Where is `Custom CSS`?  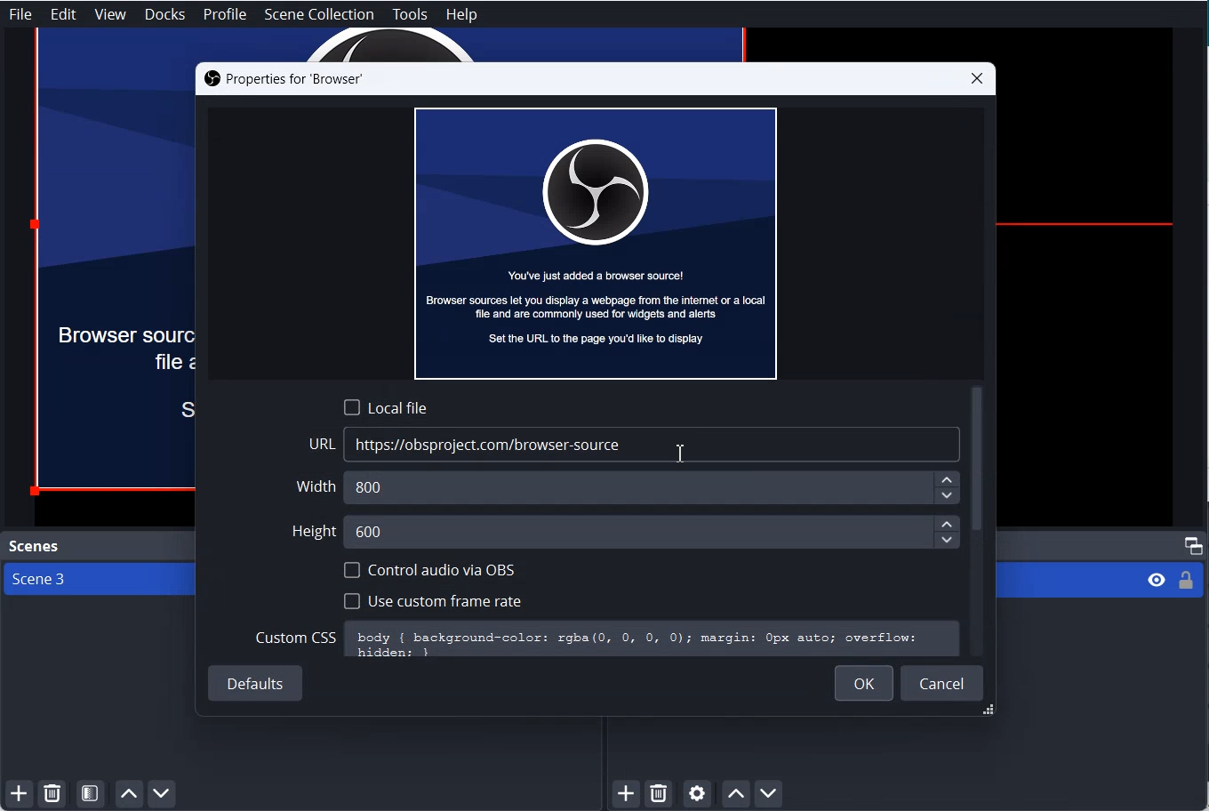
Custom CSS is located at coordinates (606, 639).